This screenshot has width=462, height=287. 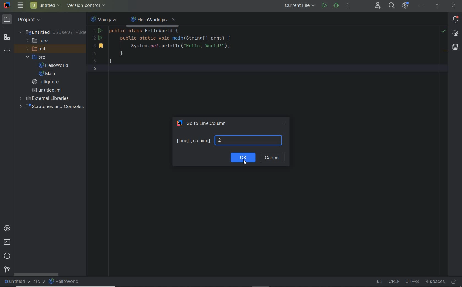 I want to click on Cursor, so click(x=245, y=162).